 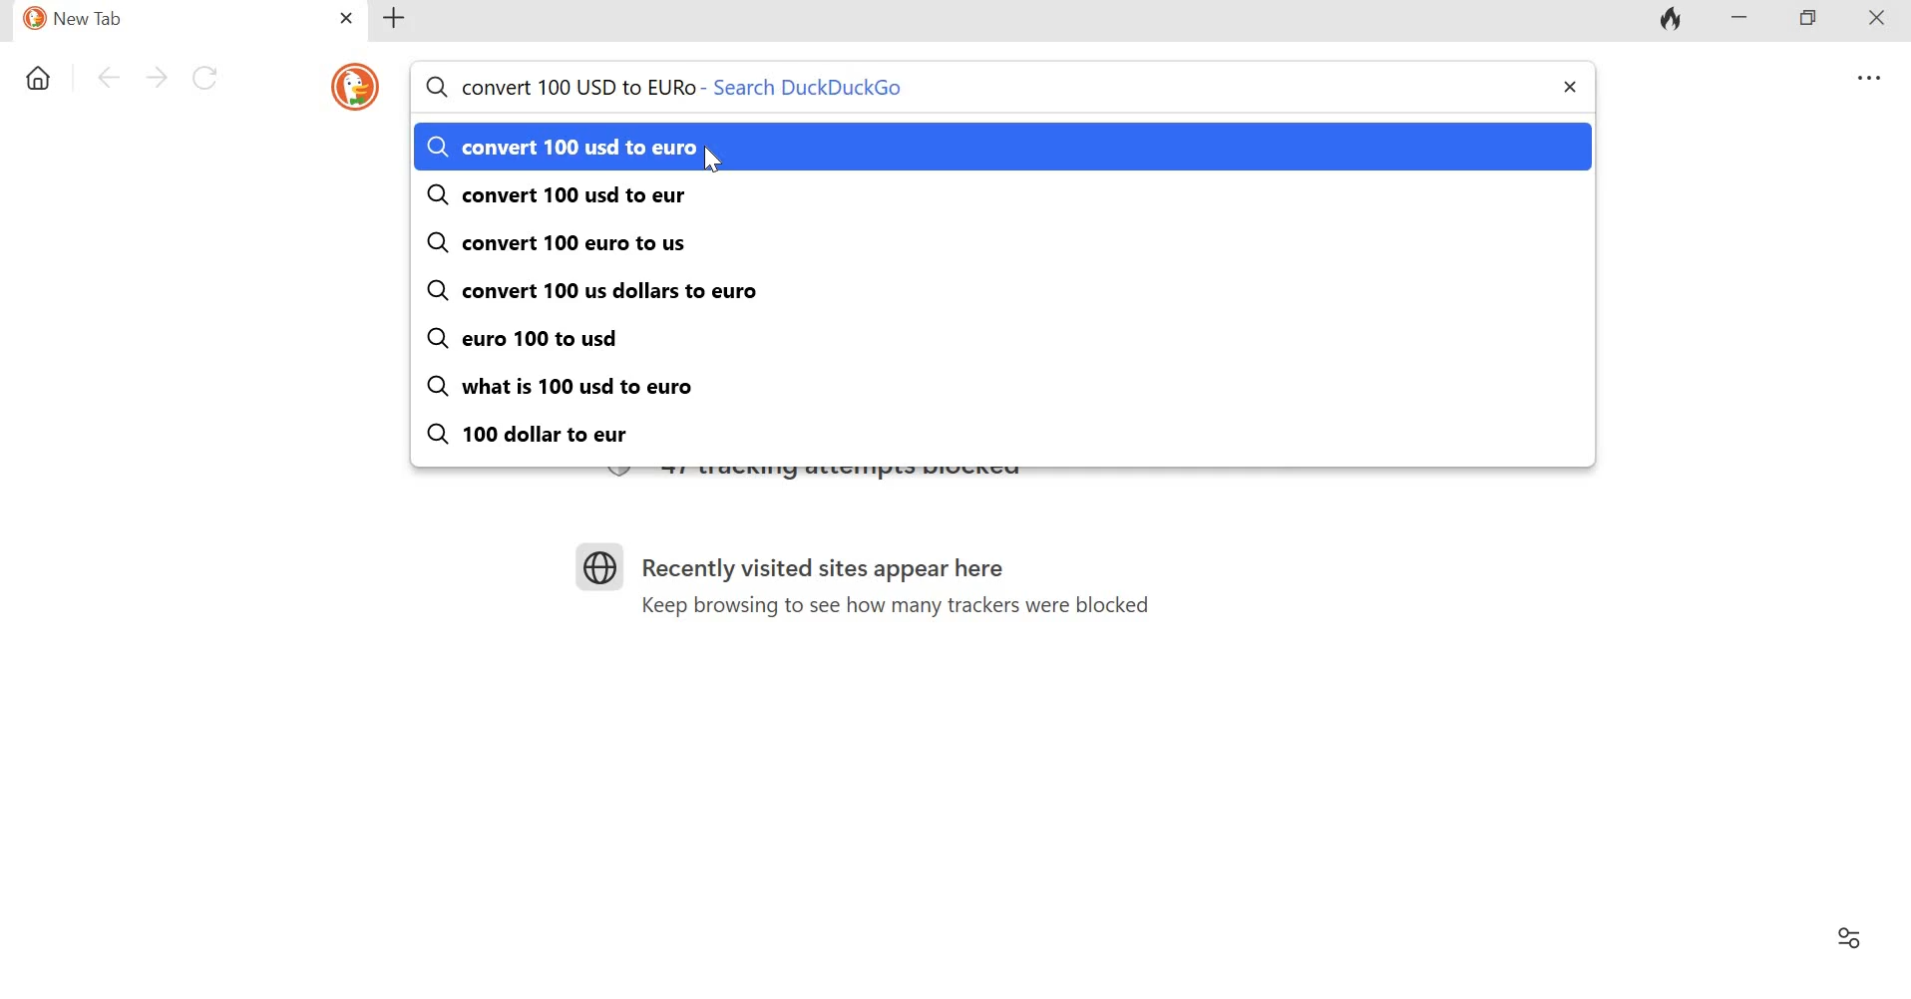 What do you see at coordinates (553, 199) in the screenshot?
I see `convert 100 usd to eur` at bounding box center [553, 199].